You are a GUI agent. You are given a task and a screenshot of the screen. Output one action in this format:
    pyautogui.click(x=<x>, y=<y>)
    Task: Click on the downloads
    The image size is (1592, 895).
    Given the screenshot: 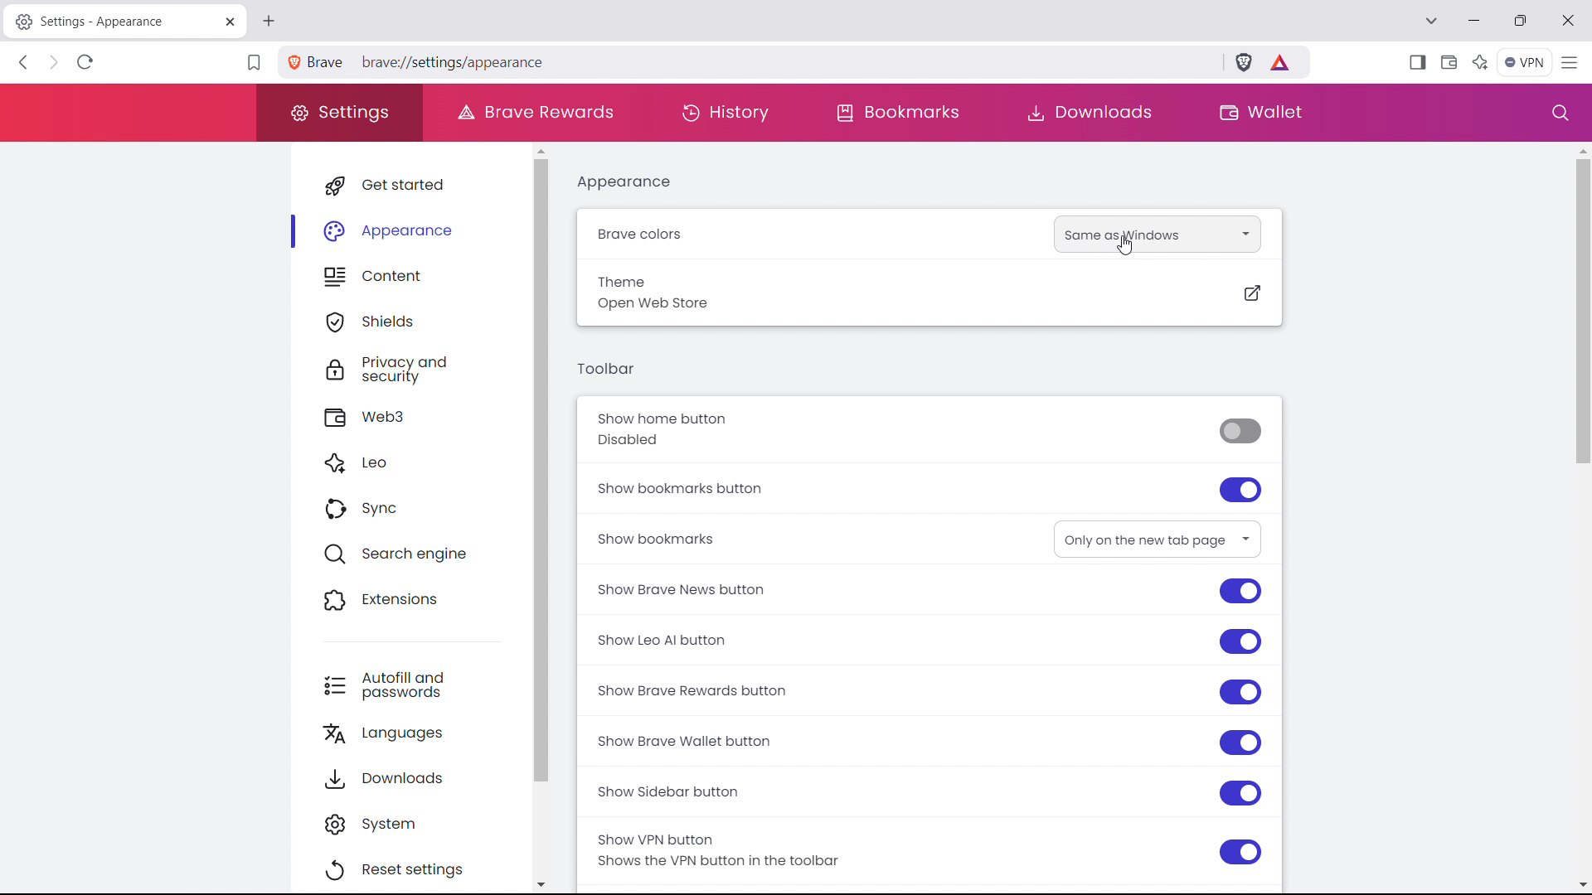 What is the action you would take?
    pyautogui.click(x=420, y=775)
    